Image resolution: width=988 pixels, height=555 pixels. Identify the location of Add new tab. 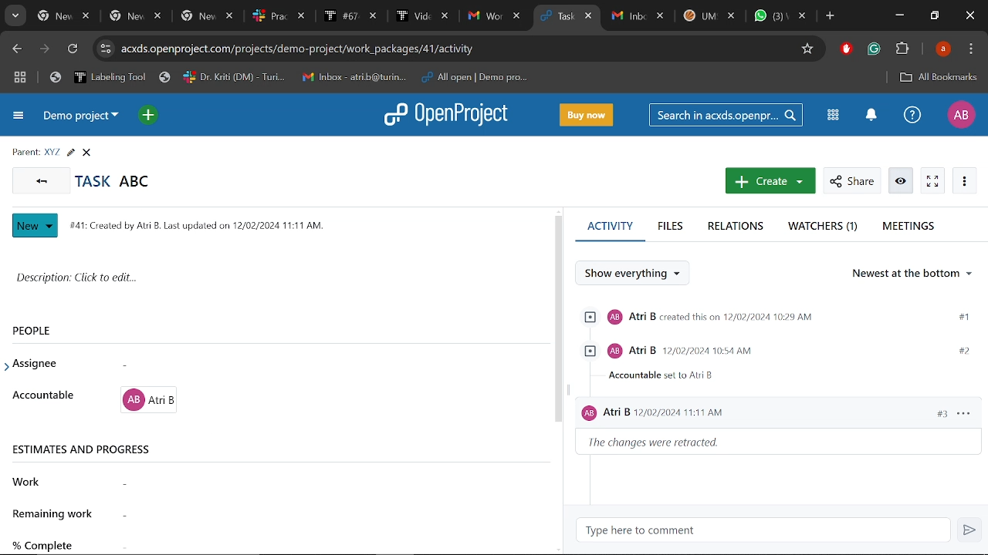
(831, 18).